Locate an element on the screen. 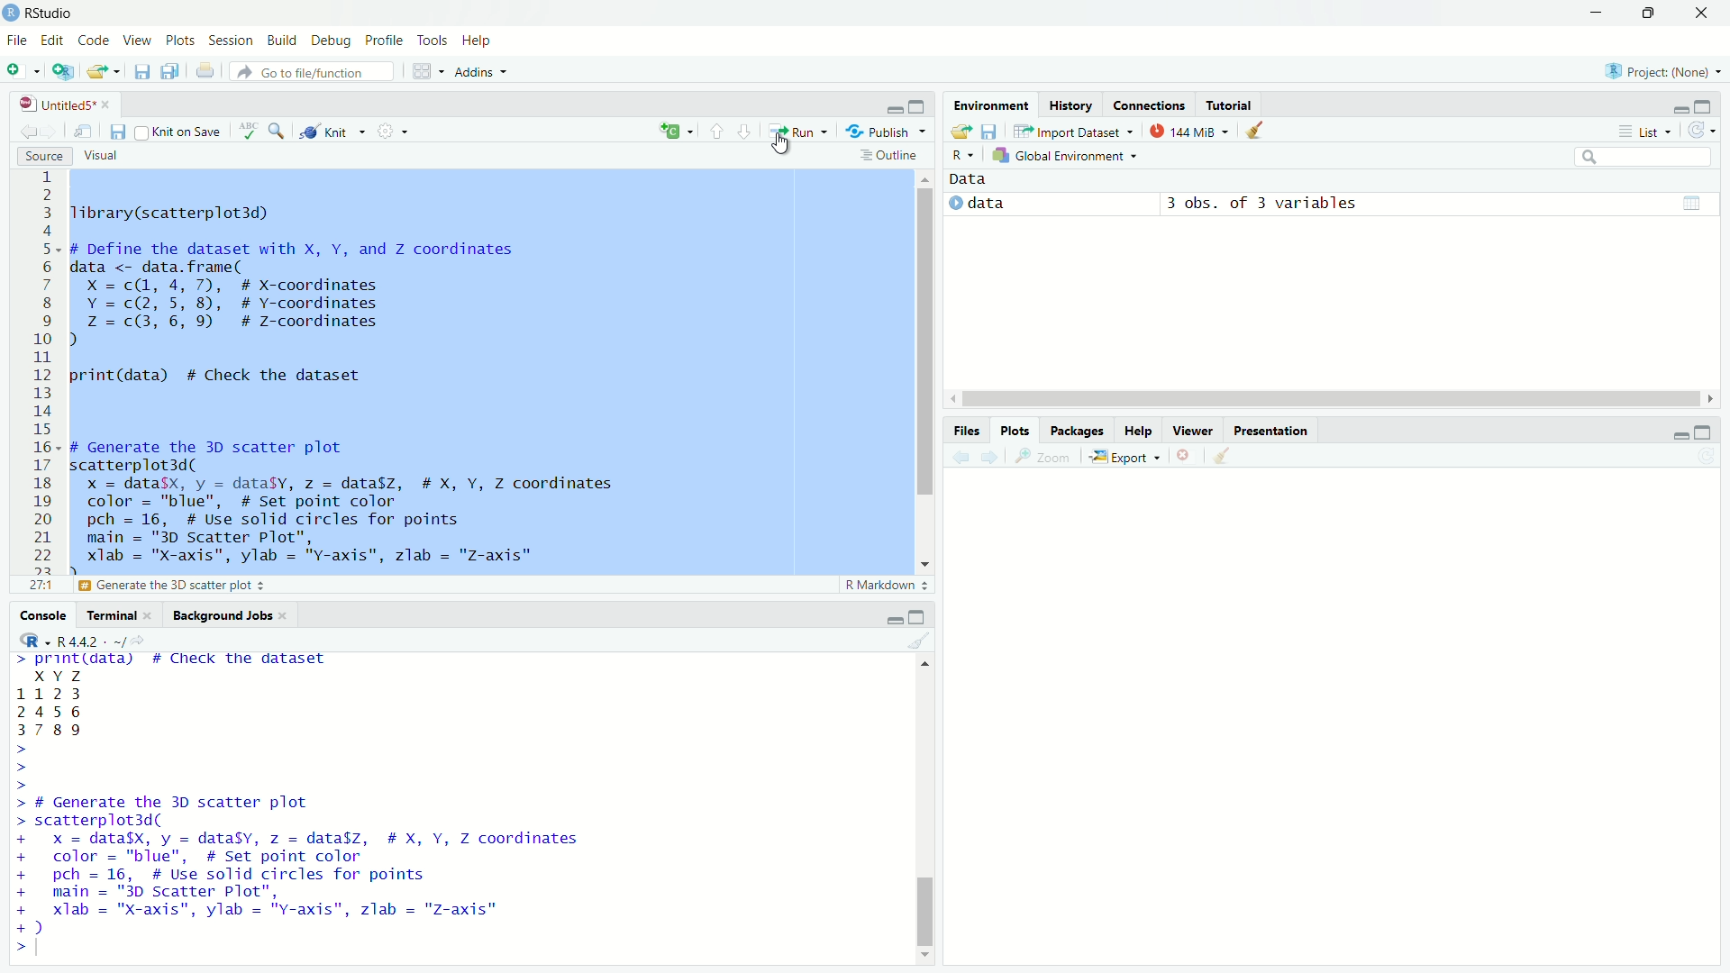 The width and height of the screenshot is (1730, 973). 2456 is located at coordinates (50, 711).